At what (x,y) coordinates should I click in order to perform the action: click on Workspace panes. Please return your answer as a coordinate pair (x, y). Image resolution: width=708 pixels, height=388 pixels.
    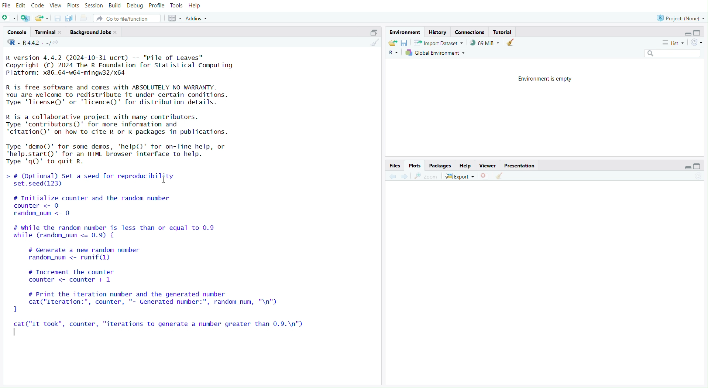
    Looking at the image, I should click on (175, 17).